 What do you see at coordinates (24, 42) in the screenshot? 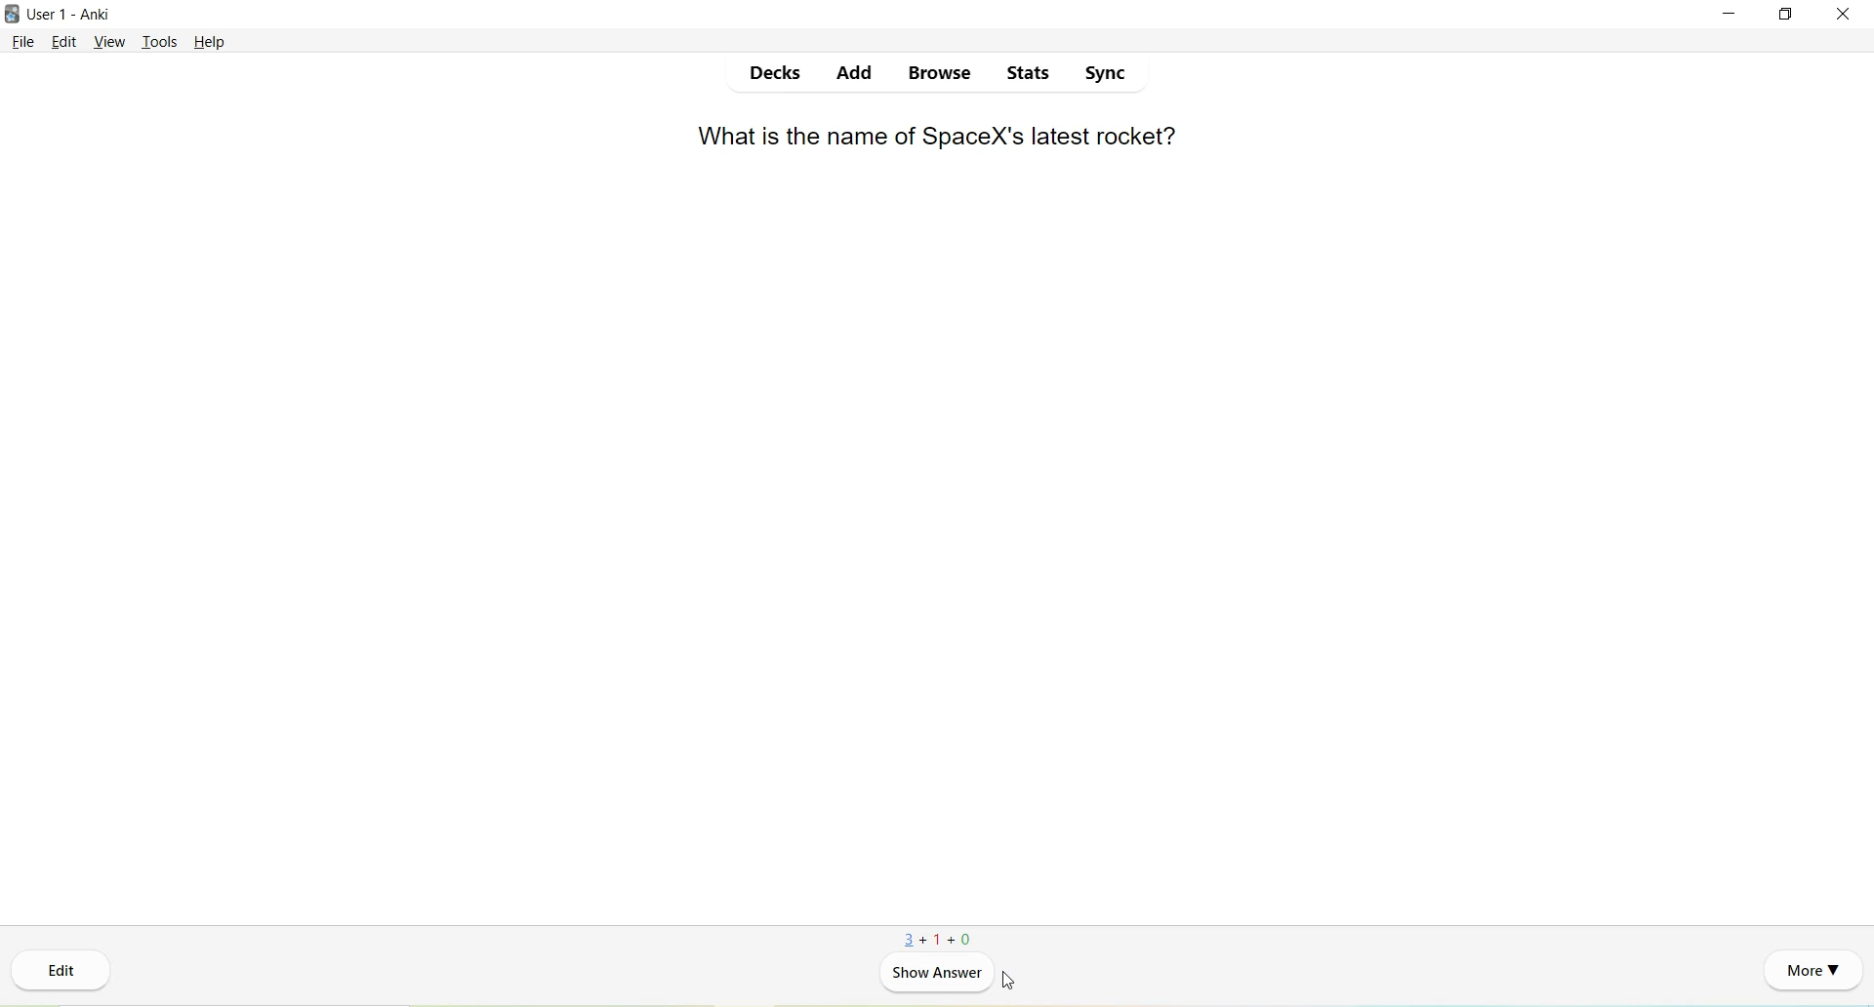
I see `File` at bounding box center [24, 42].